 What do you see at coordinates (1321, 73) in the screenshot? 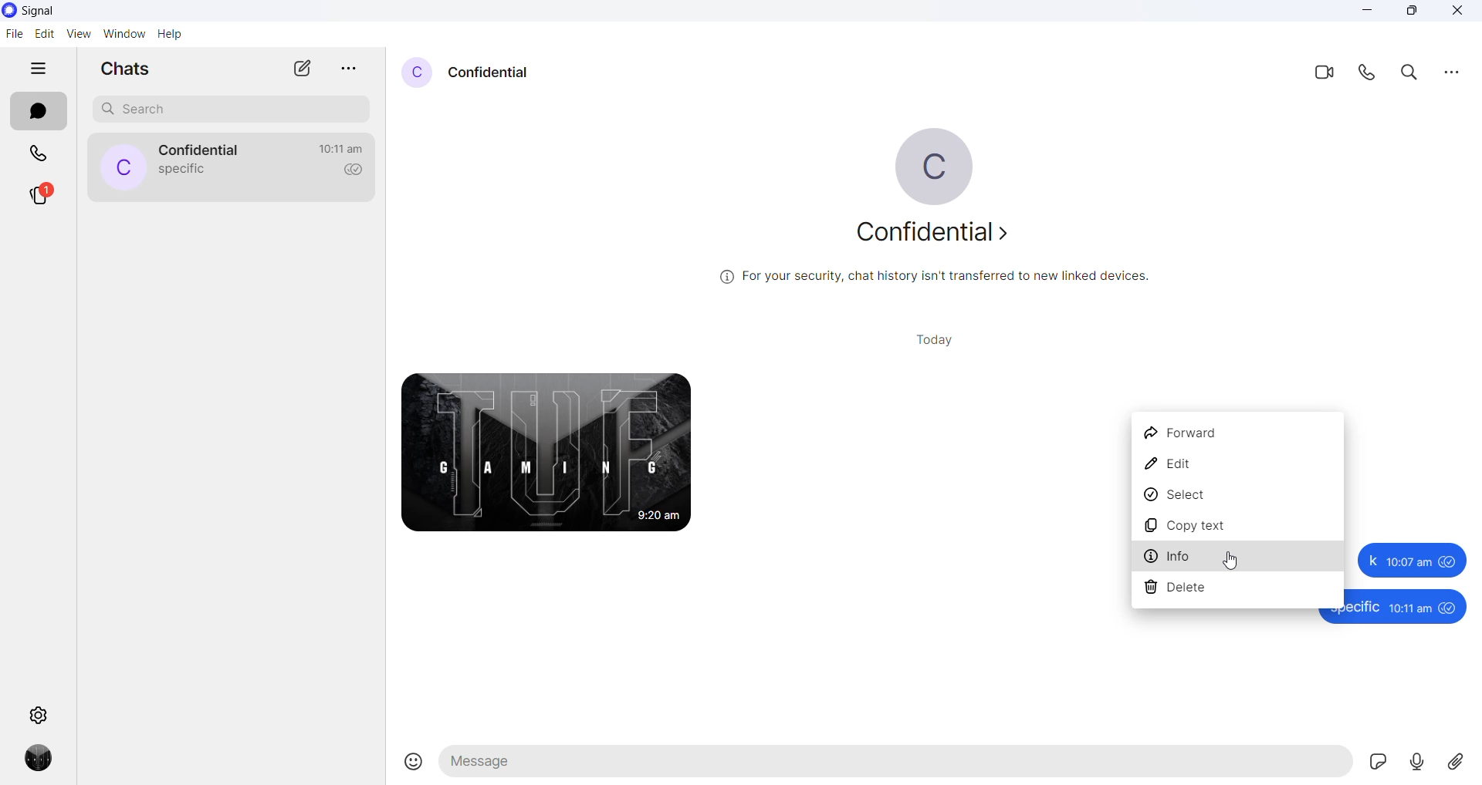
I see `video call` at bounding box center [1321, 73].